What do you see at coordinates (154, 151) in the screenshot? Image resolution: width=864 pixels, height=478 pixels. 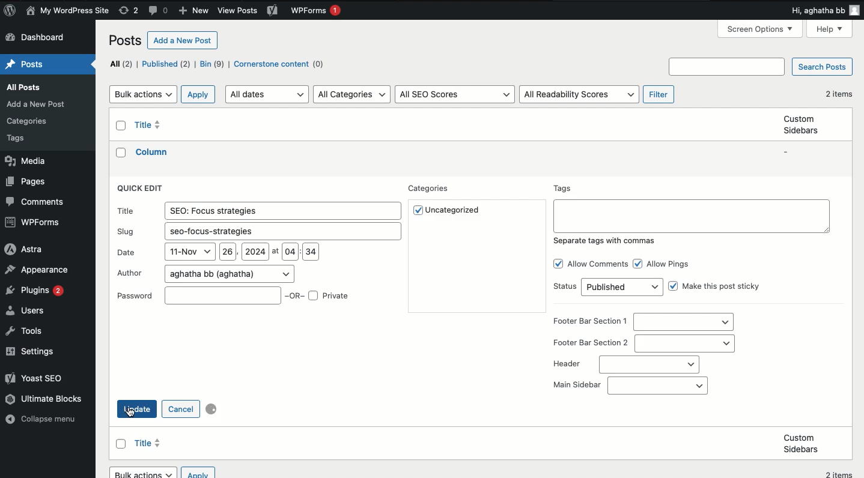 I see `Title` at bounding box center [154, 151].